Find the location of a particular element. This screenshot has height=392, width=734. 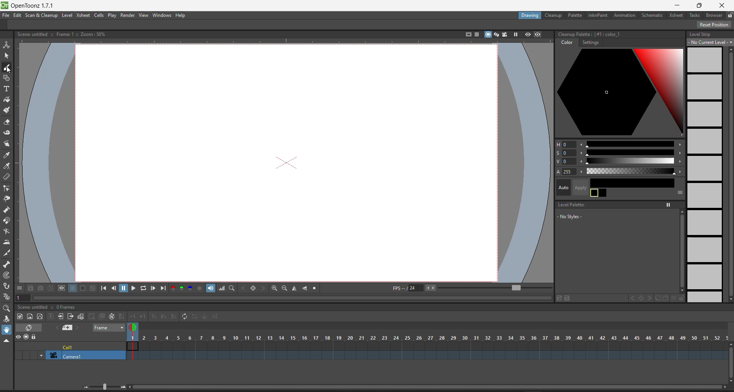

collapse toolbar is located at coordinates (7, 340).